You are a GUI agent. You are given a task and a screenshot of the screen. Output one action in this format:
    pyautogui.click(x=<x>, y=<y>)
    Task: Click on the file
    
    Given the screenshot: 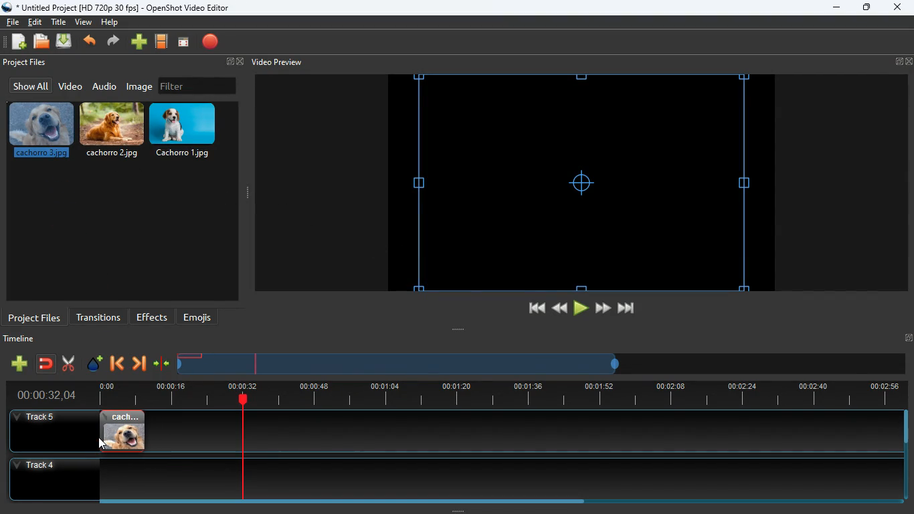 What is the action you would take?
    pyautogui.click(x=13, y=21)
    